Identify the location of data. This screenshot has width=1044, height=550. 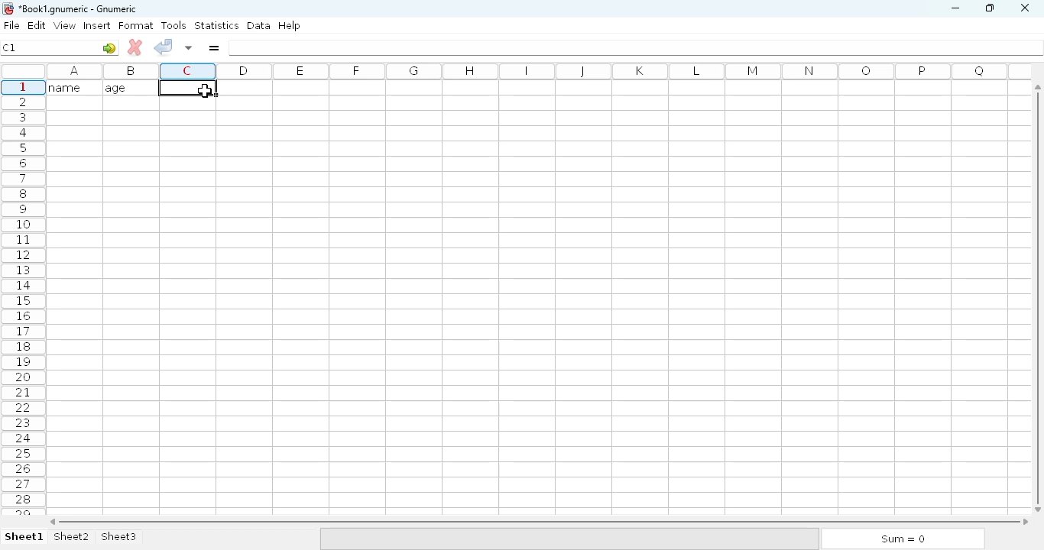
(259, 25).